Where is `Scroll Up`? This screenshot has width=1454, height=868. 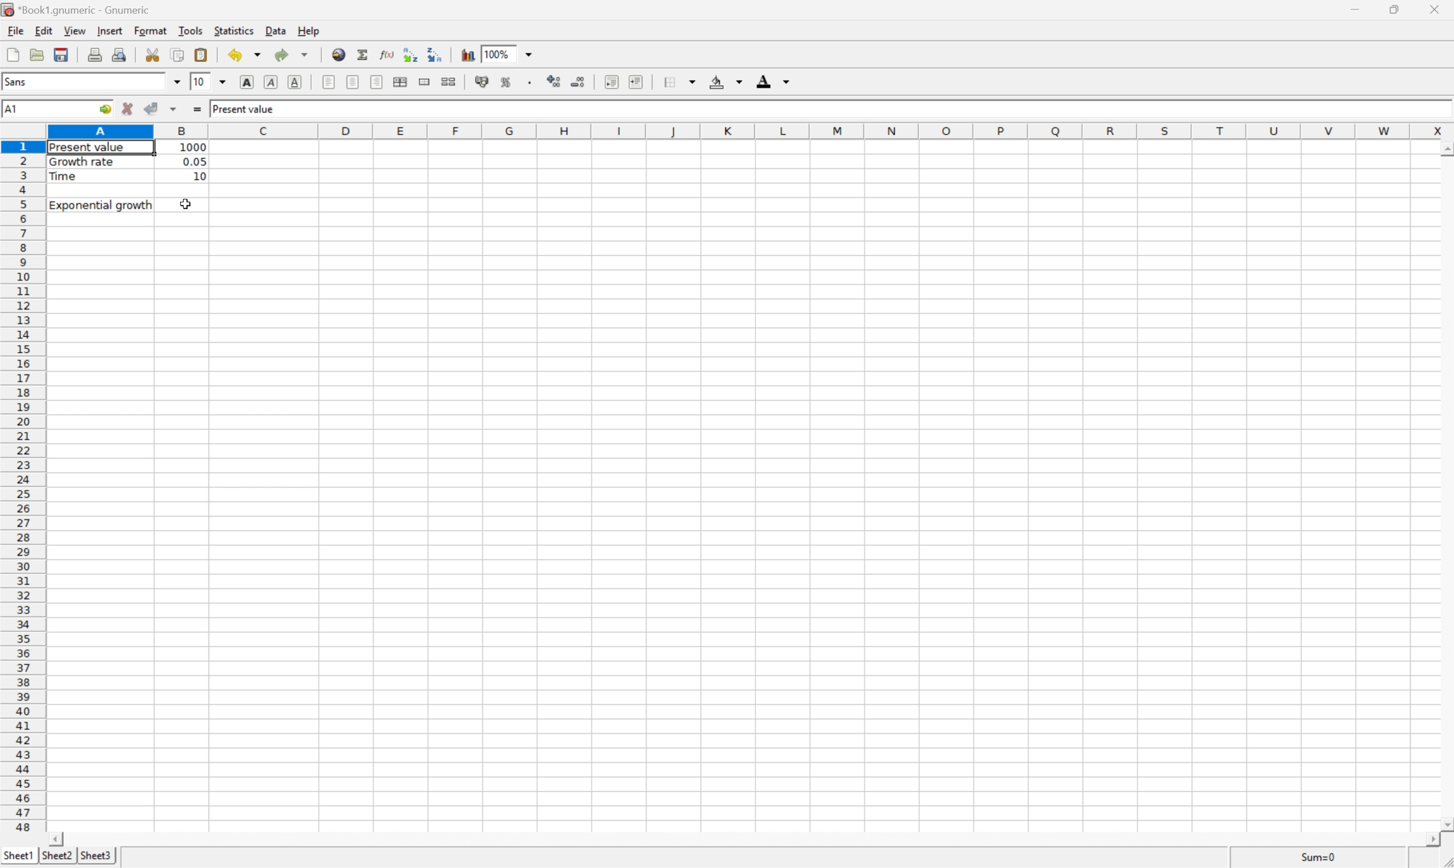 Scroll Up is located at coordinates (1444, 151).